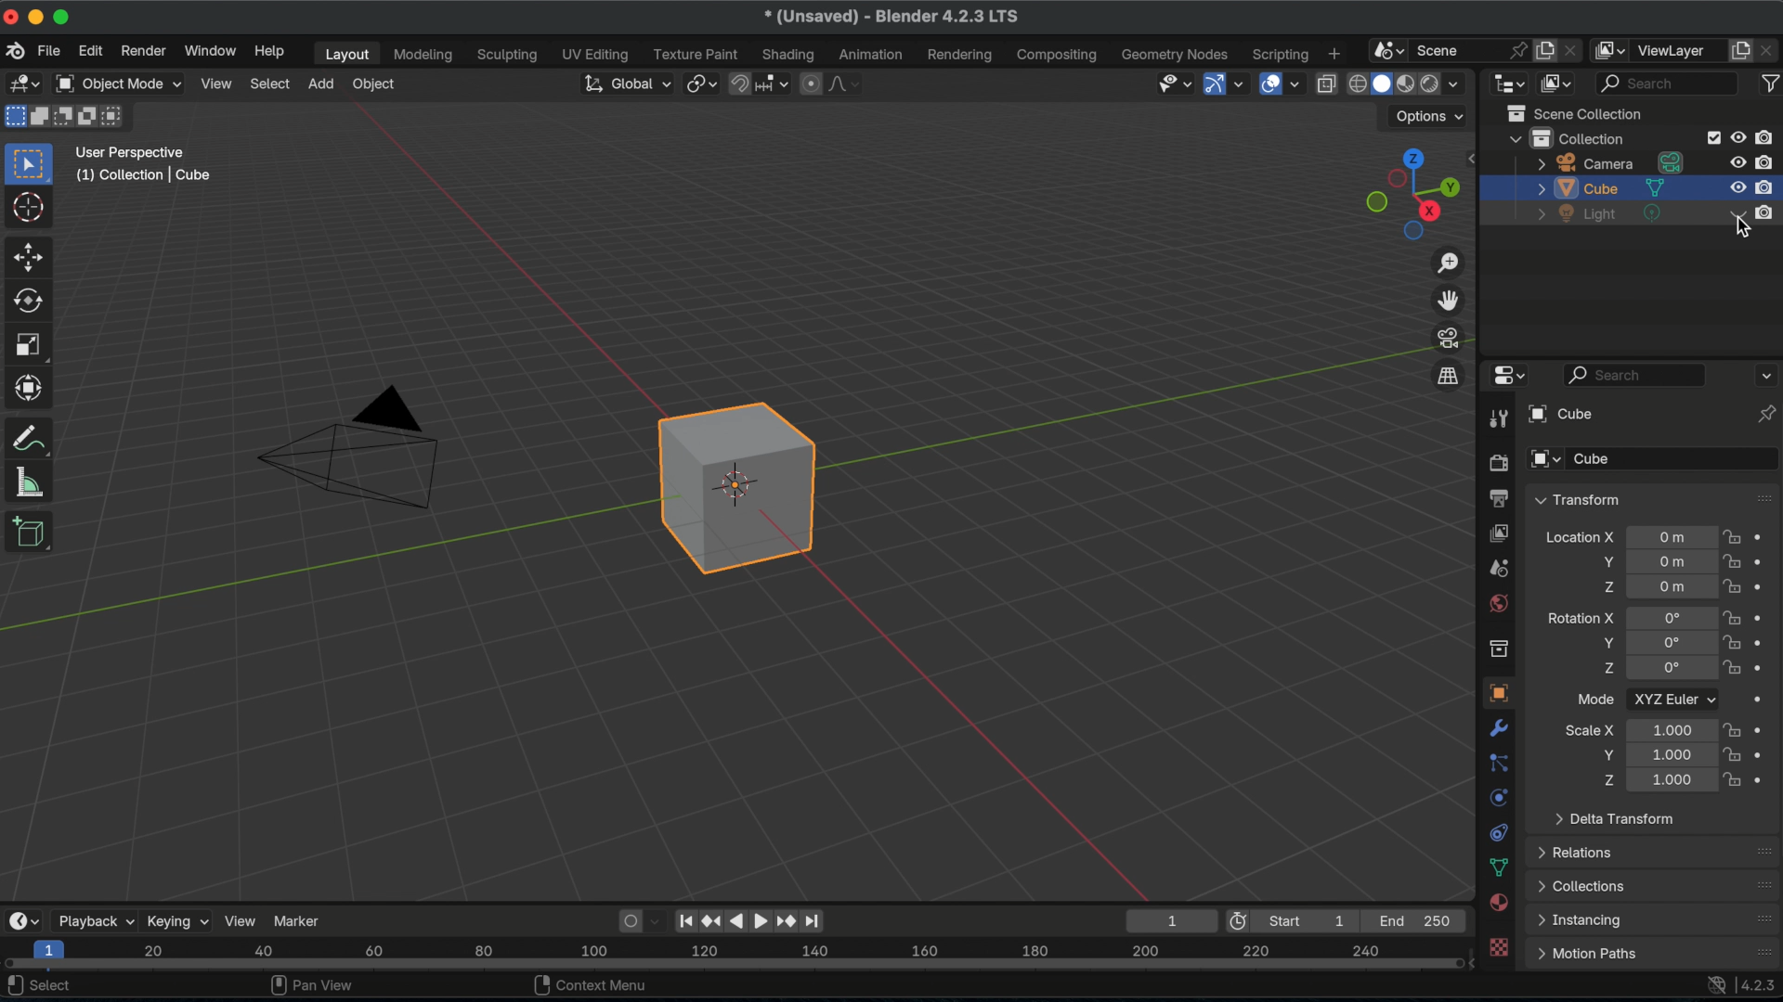 The height and width of the screenshot is (1002, 1783). I want to click on sculpting, so click(509, 54).